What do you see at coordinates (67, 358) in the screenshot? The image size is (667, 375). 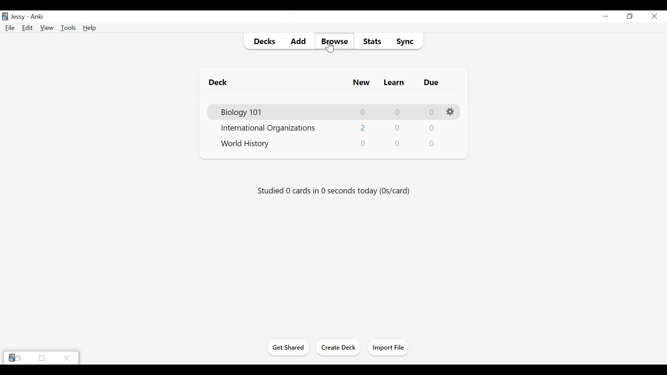 I see `Close` at bounding box center [67, 358].